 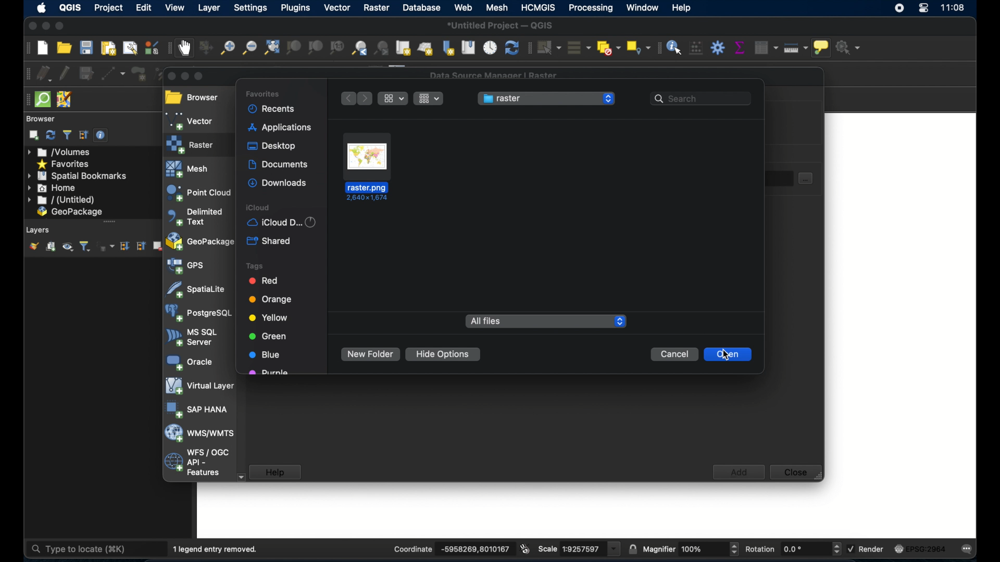 I want to click on maximize, so click(x=60, y=26).